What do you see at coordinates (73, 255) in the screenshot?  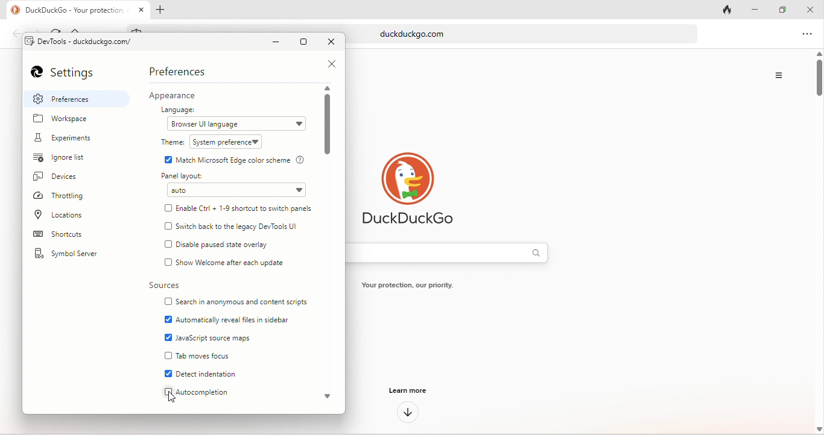 I see `symbol server` at bounding box center [73, 255].